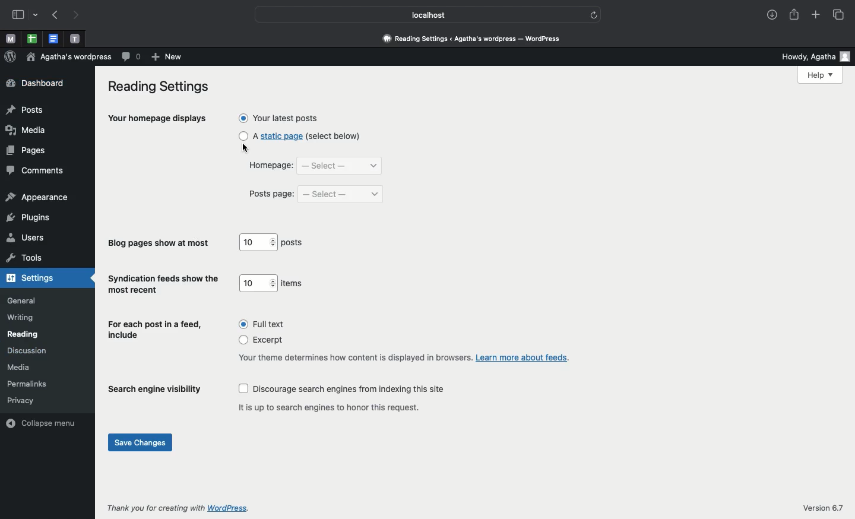 The height and width of the screenshot is (519, 855). What do you see at coordinates (595, 15) in the screenshot?
I see `refresh` at bounding box center [595, 15].